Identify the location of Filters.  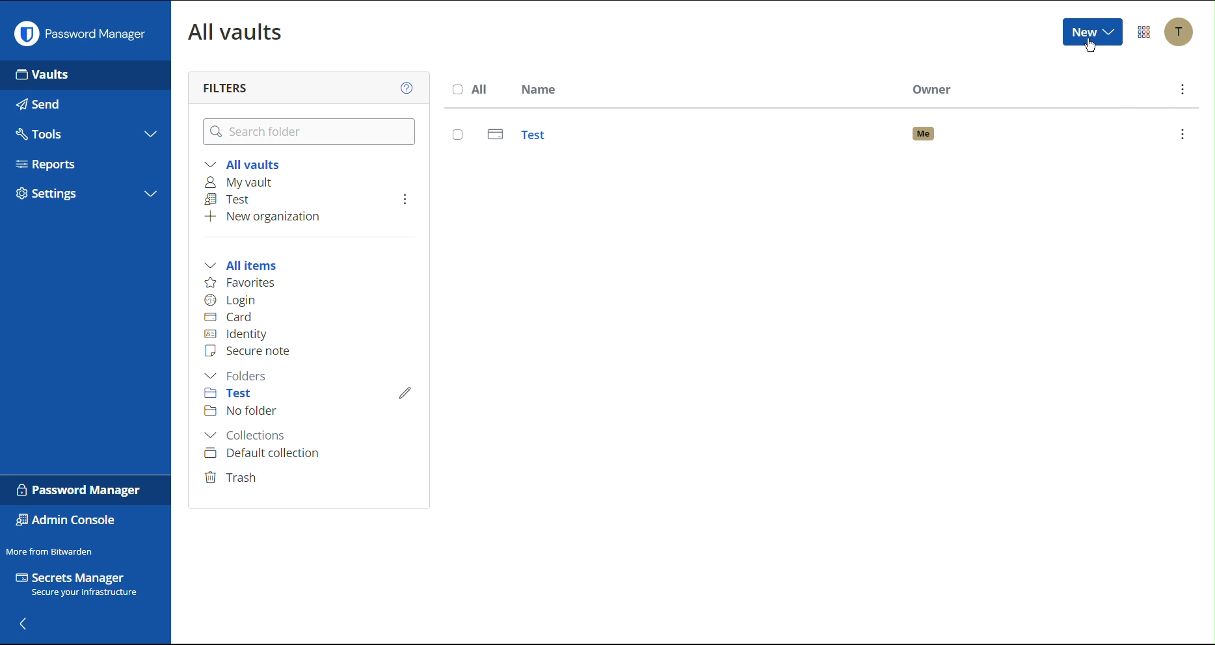
(226, 86).